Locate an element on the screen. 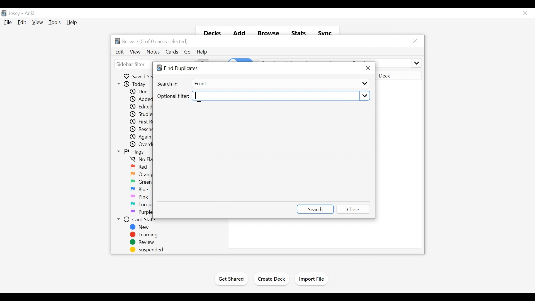 The image size is (535, 301). View is located at coordinates (136, 52).